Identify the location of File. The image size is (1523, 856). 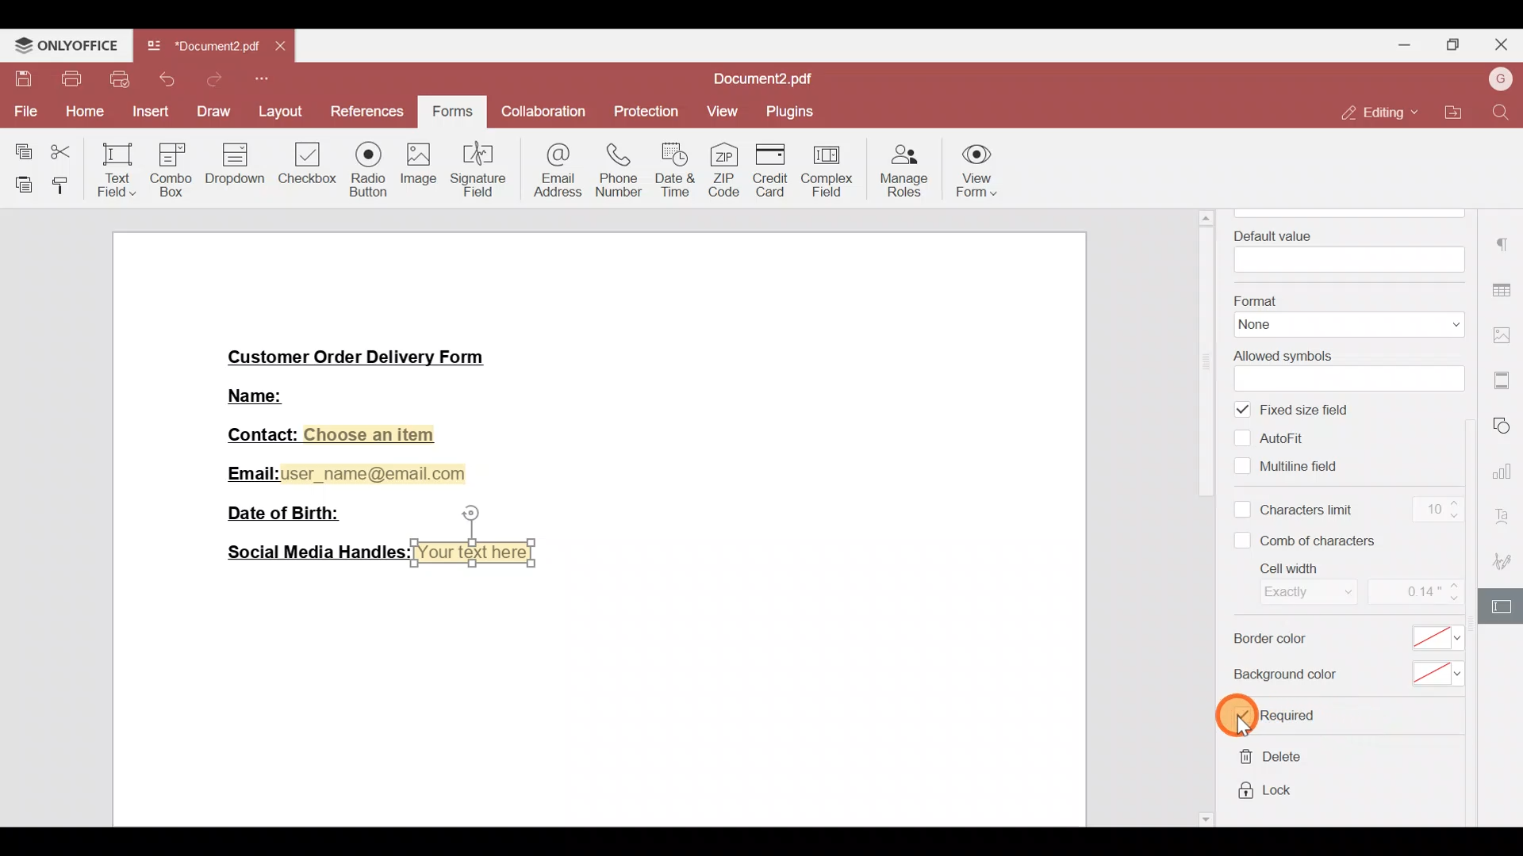
(25, 111).